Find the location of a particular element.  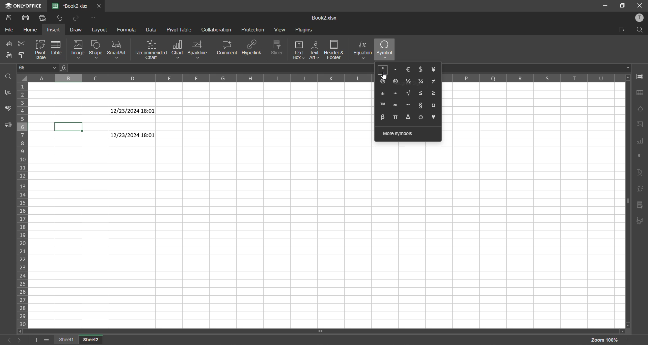

recommended chart is located at coordinates (150, 50).